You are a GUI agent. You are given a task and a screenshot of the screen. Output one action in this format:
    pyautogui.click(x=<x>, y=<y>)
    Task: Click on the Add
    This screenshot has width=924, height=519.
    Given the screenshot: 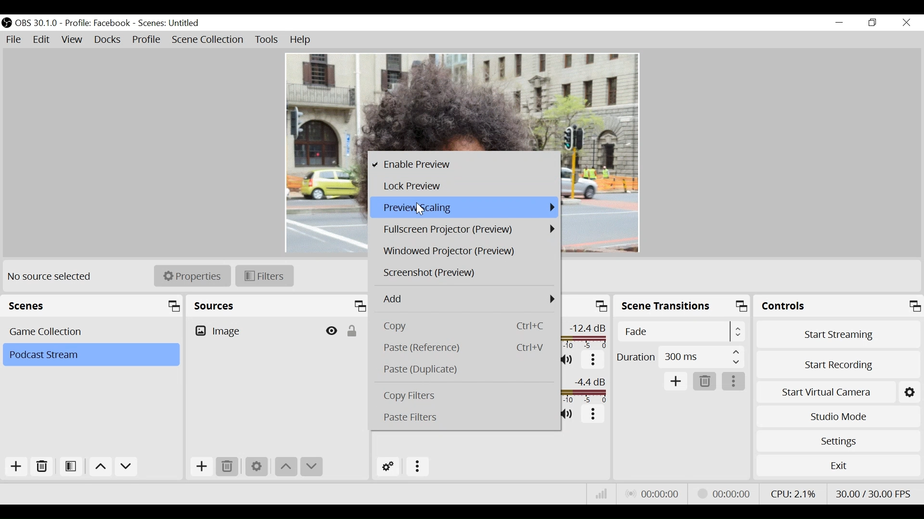 What is the action you would take?
    pyautogui.click(x=466, y=297)
    